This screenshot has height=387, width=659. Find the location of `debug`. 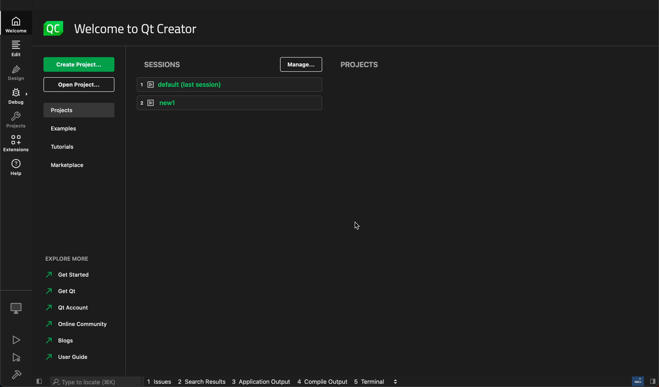

debug is located at coordinates (17, 98).